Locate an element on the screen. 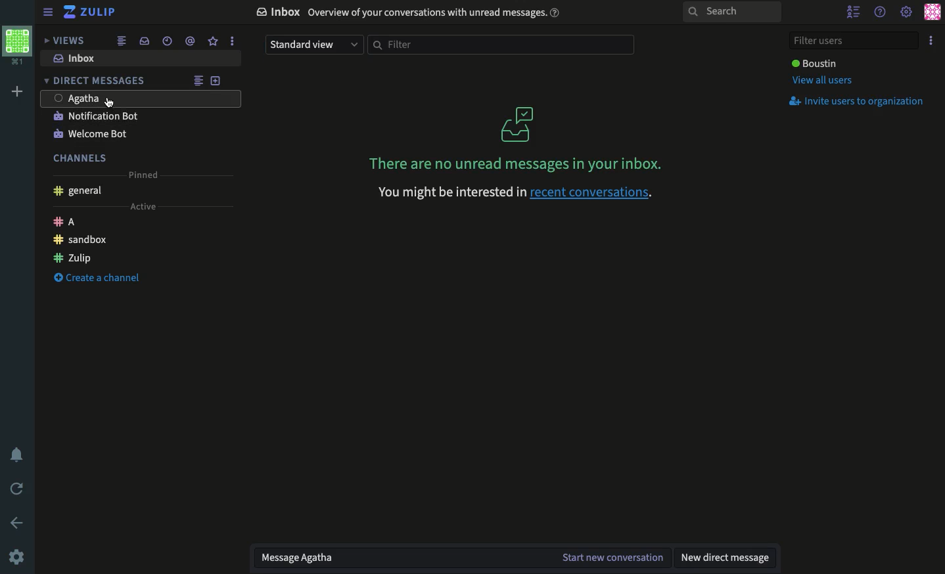  Profile is located at coordinates (20, 47).